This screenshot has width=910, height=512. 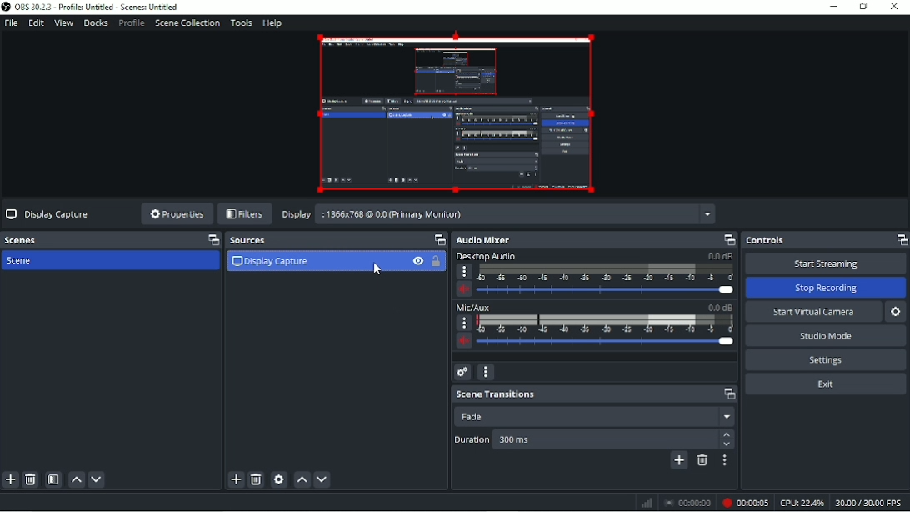 What do you see at coordinates (679, 460) in the screenshot?
I see `Add configurable transition` at bounding box center [679, 460].